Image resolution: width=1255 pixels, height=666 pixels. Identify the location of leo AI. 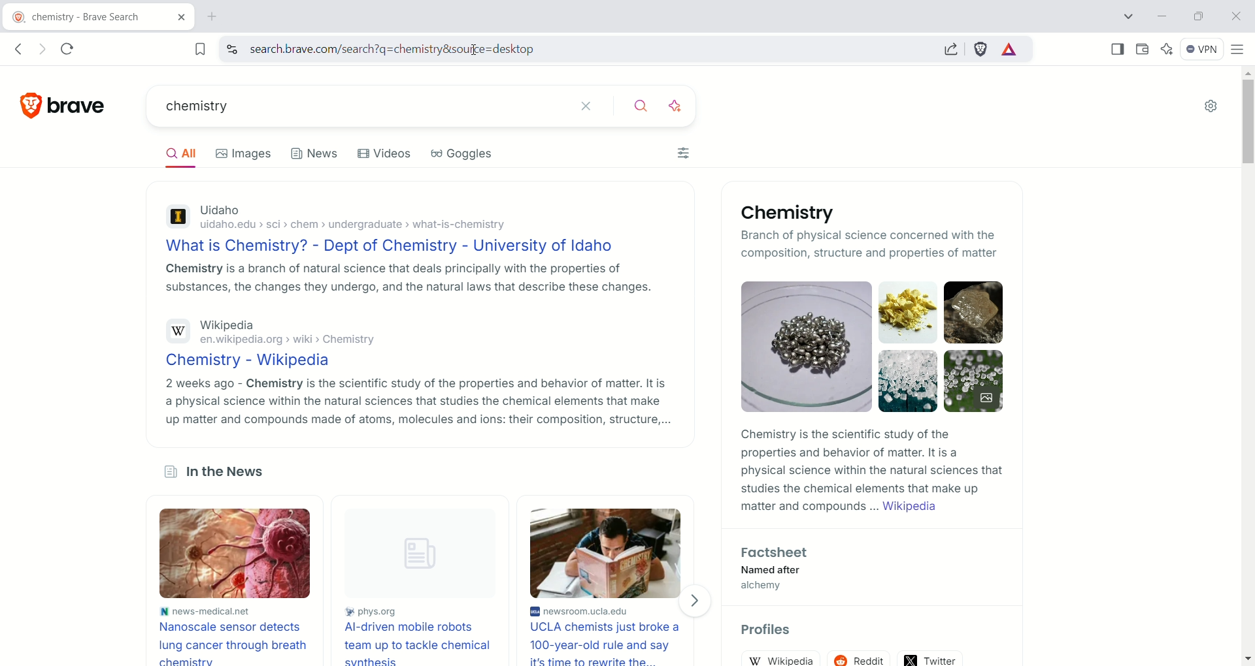
(1167, 50).